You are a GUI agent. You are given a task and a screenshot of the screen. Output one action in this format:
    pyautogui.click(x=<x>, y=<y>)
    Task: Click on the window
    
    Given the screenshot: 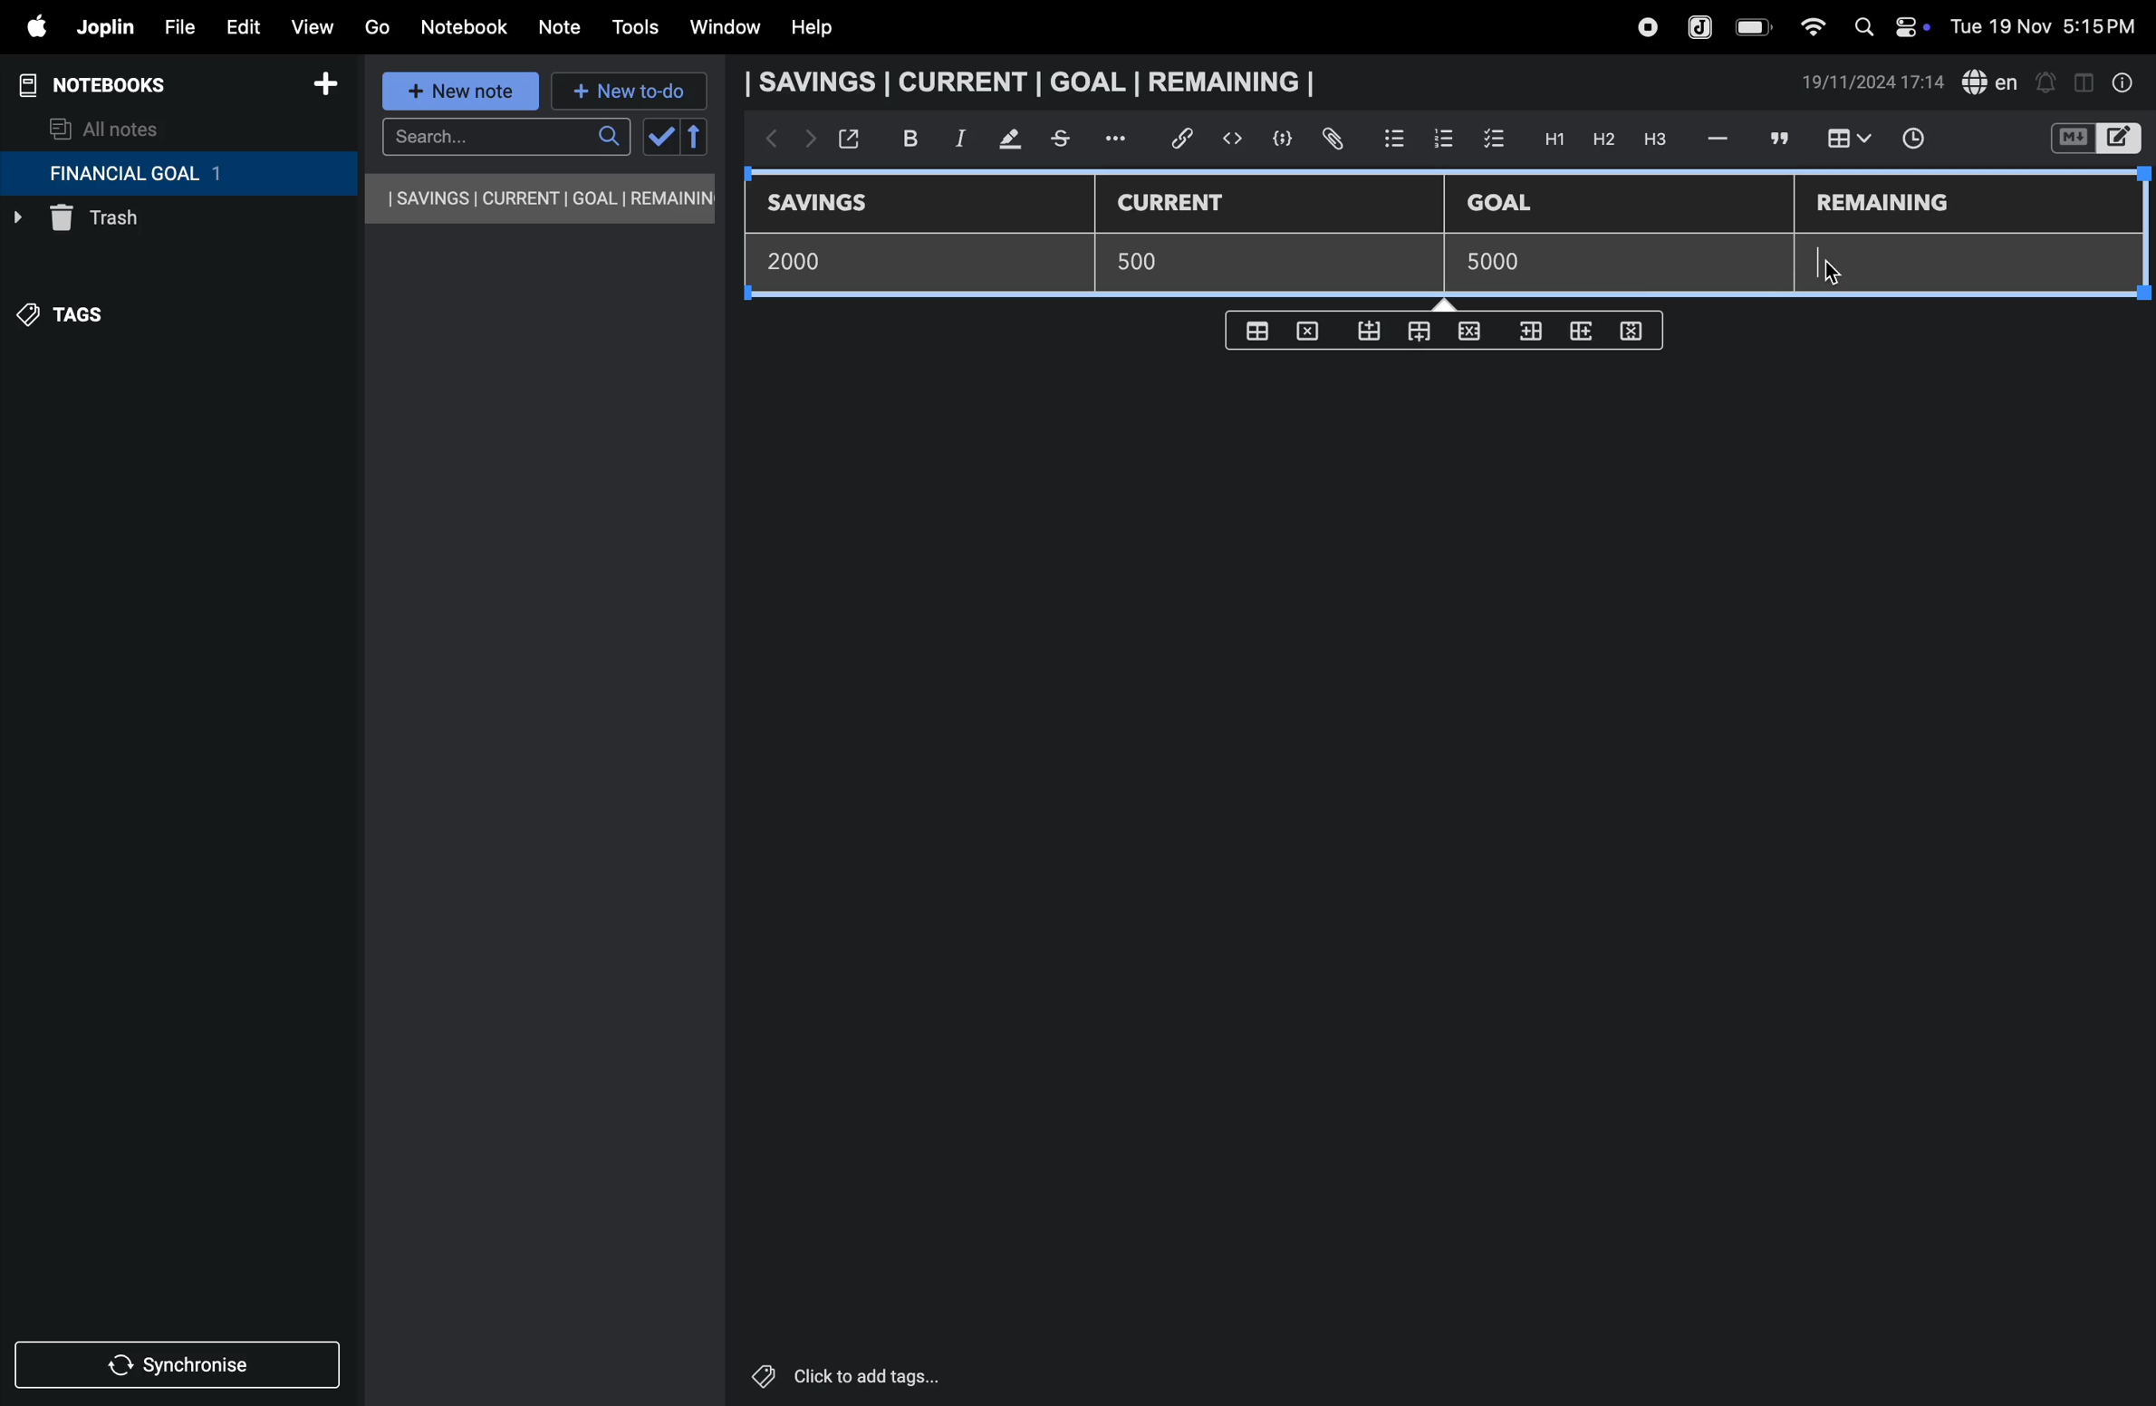 What is the action you would take?
    pyautogui.click(x=723, y=28)
    